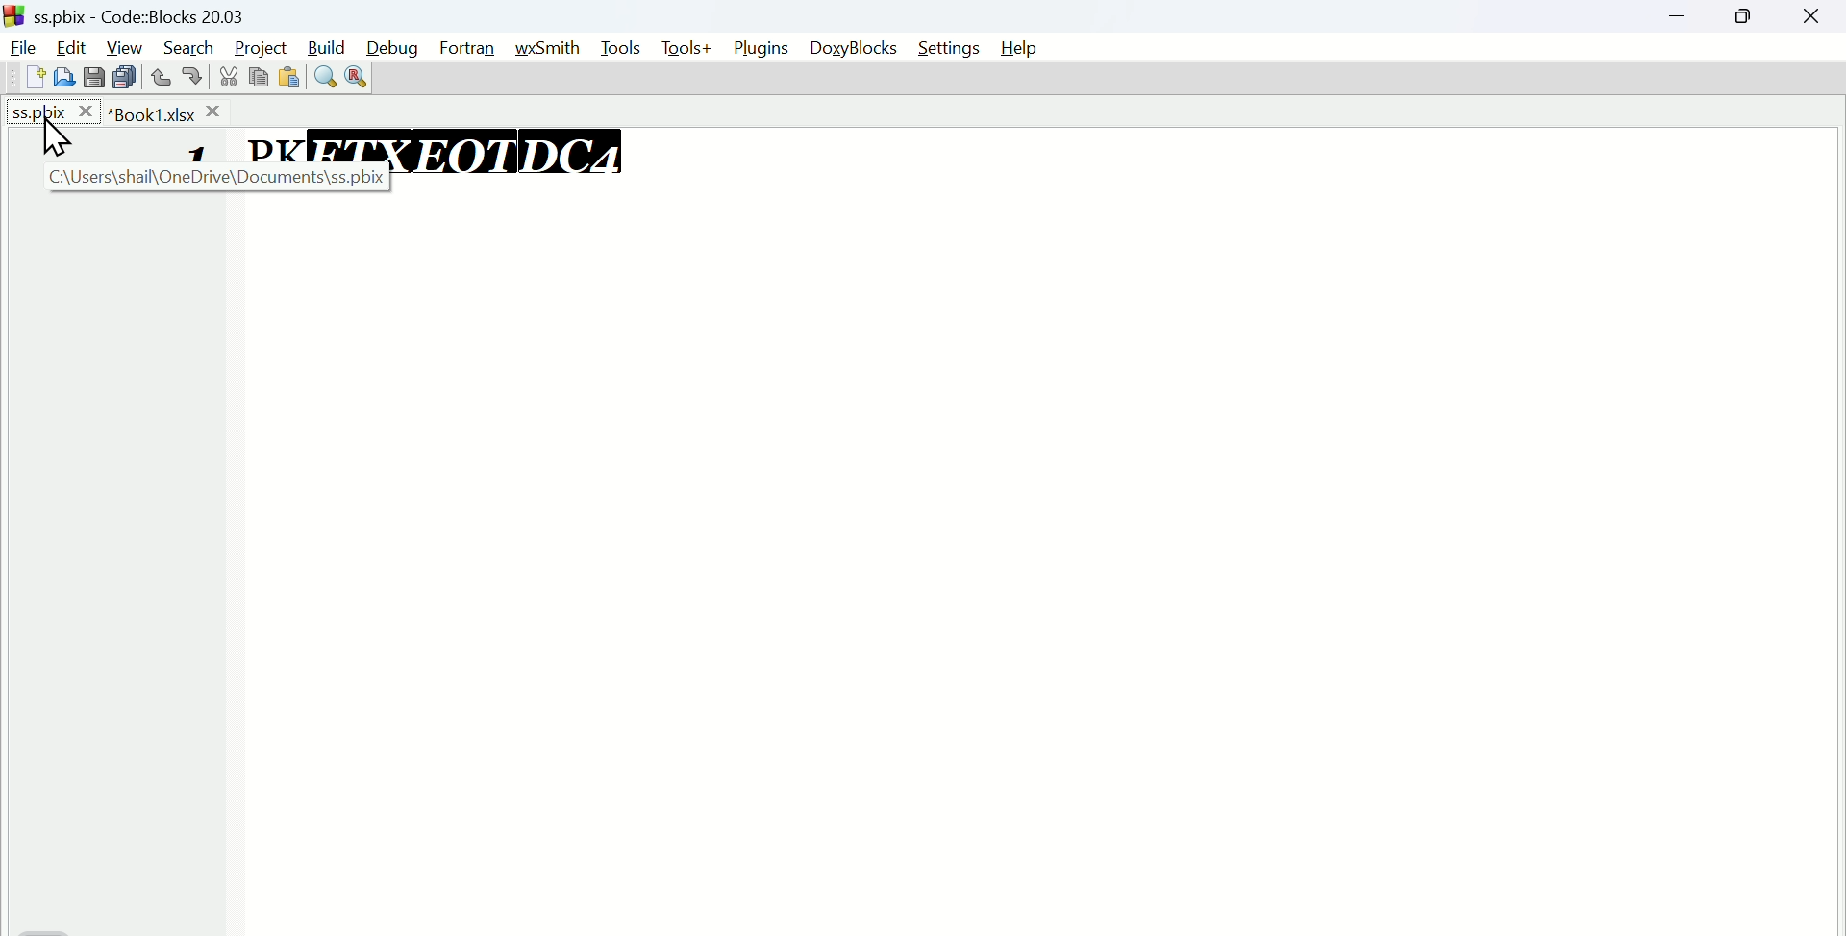 The image size is (1846, 936). Describe the element at coordinates (255, 79) in the screenshot. I see `Copy` at that location.